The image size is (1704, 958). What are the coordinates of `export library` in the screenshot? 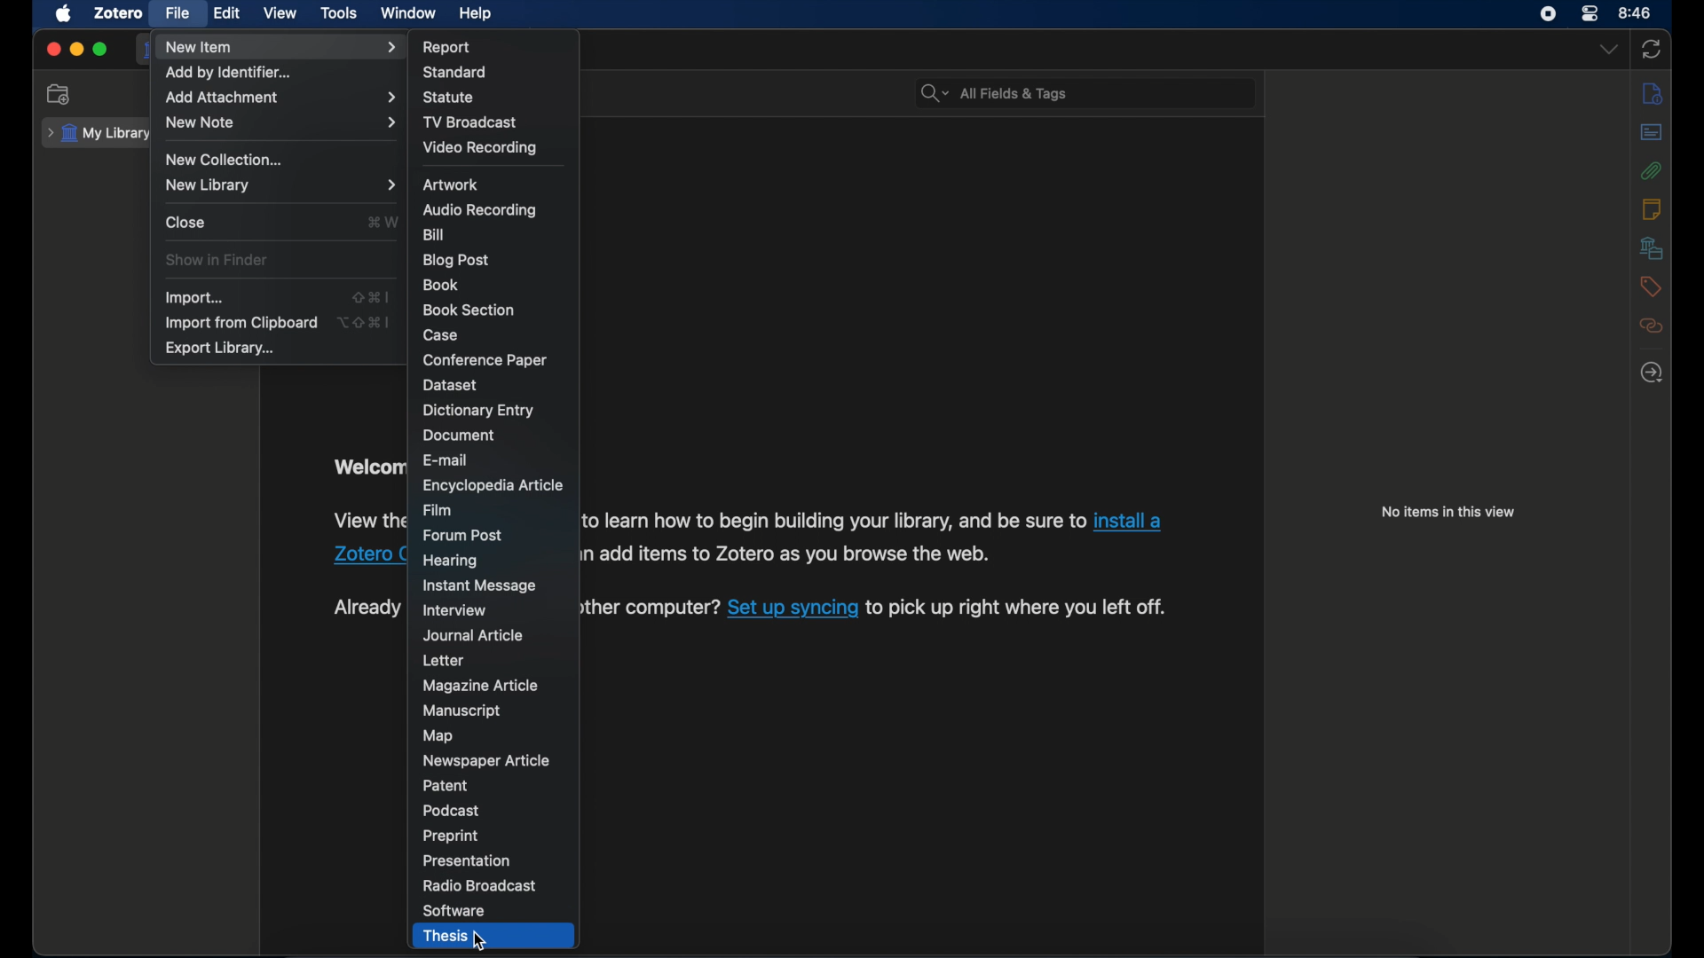 It's located at (220, 349).